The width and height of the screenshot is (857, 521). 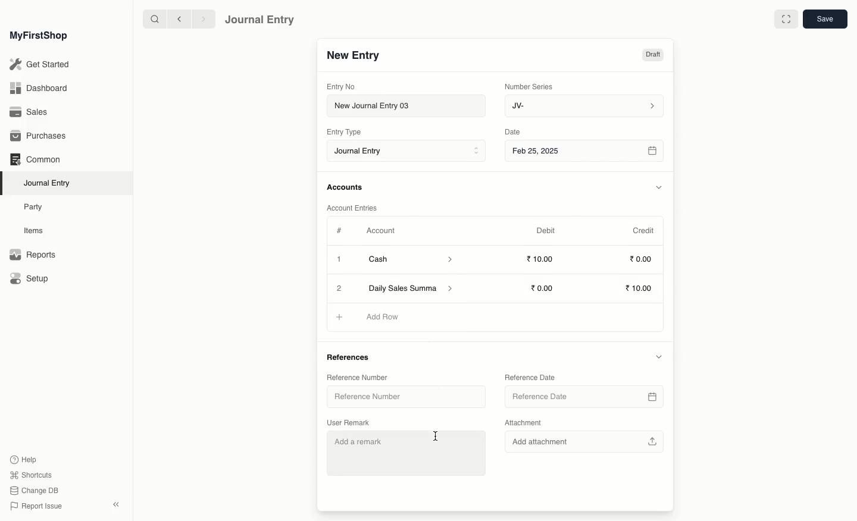 I want to click on New Journal Entry 03, so click(x=409, y=106).